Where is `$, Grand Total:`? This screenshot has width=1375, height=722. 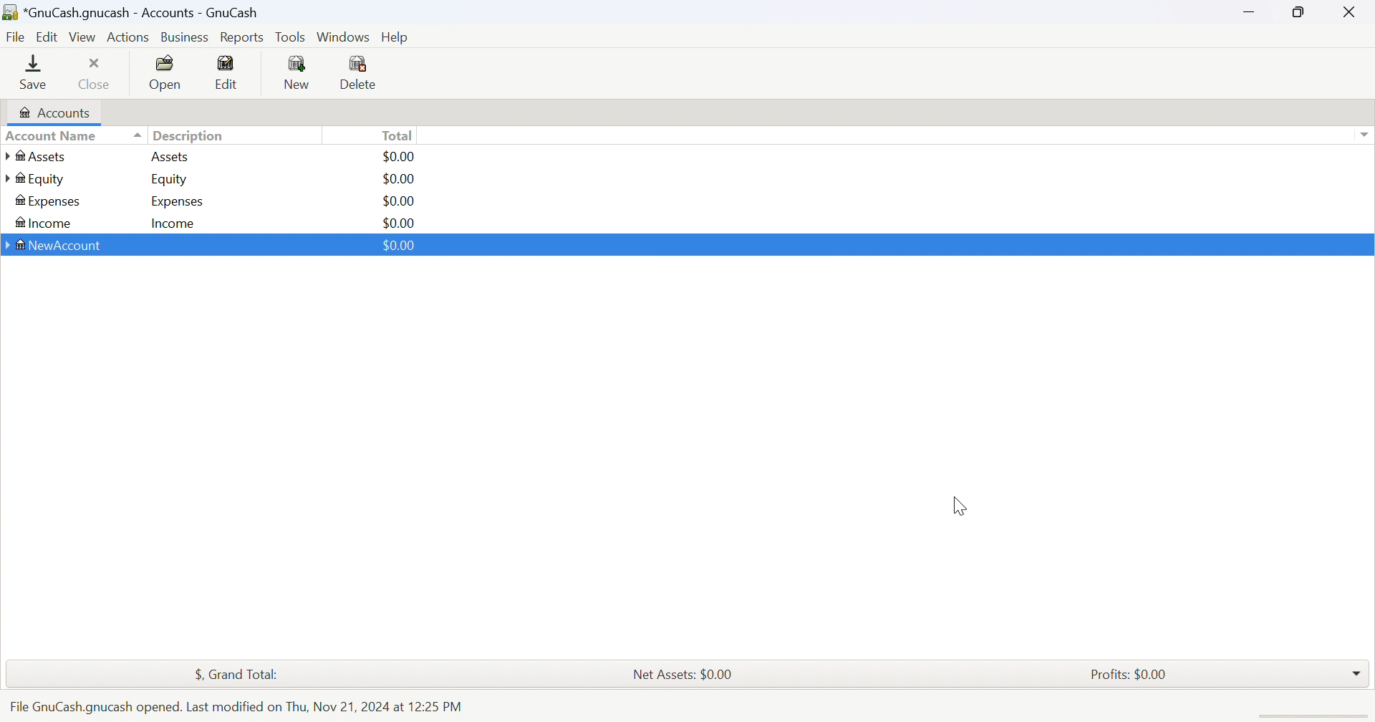
$, Grand Total: is located at coordinates (244, 675).